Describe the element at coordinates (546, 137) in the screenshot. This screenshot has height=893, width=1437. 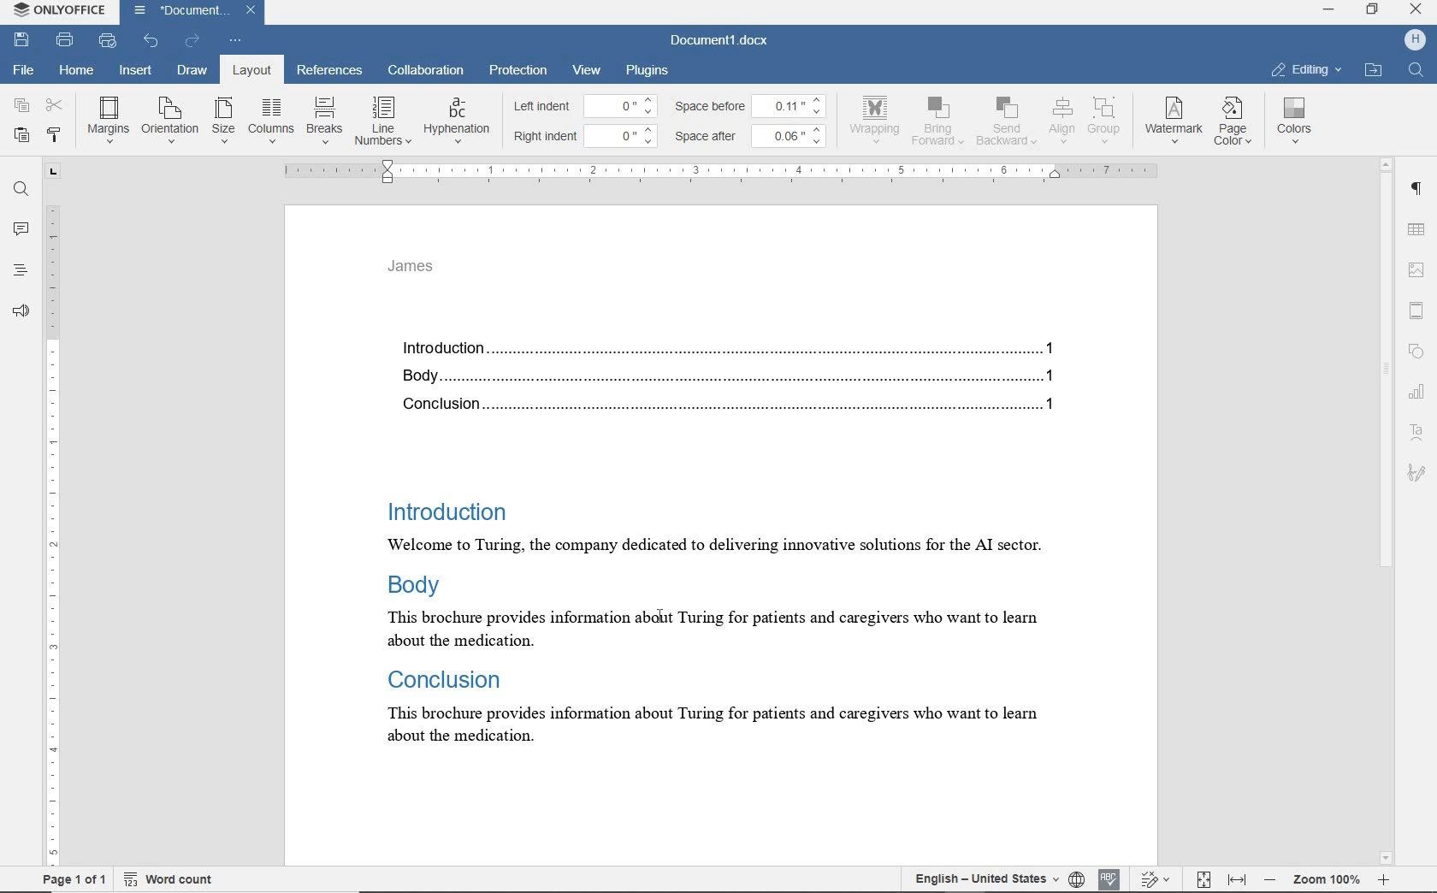
I see `right indent` at that location.